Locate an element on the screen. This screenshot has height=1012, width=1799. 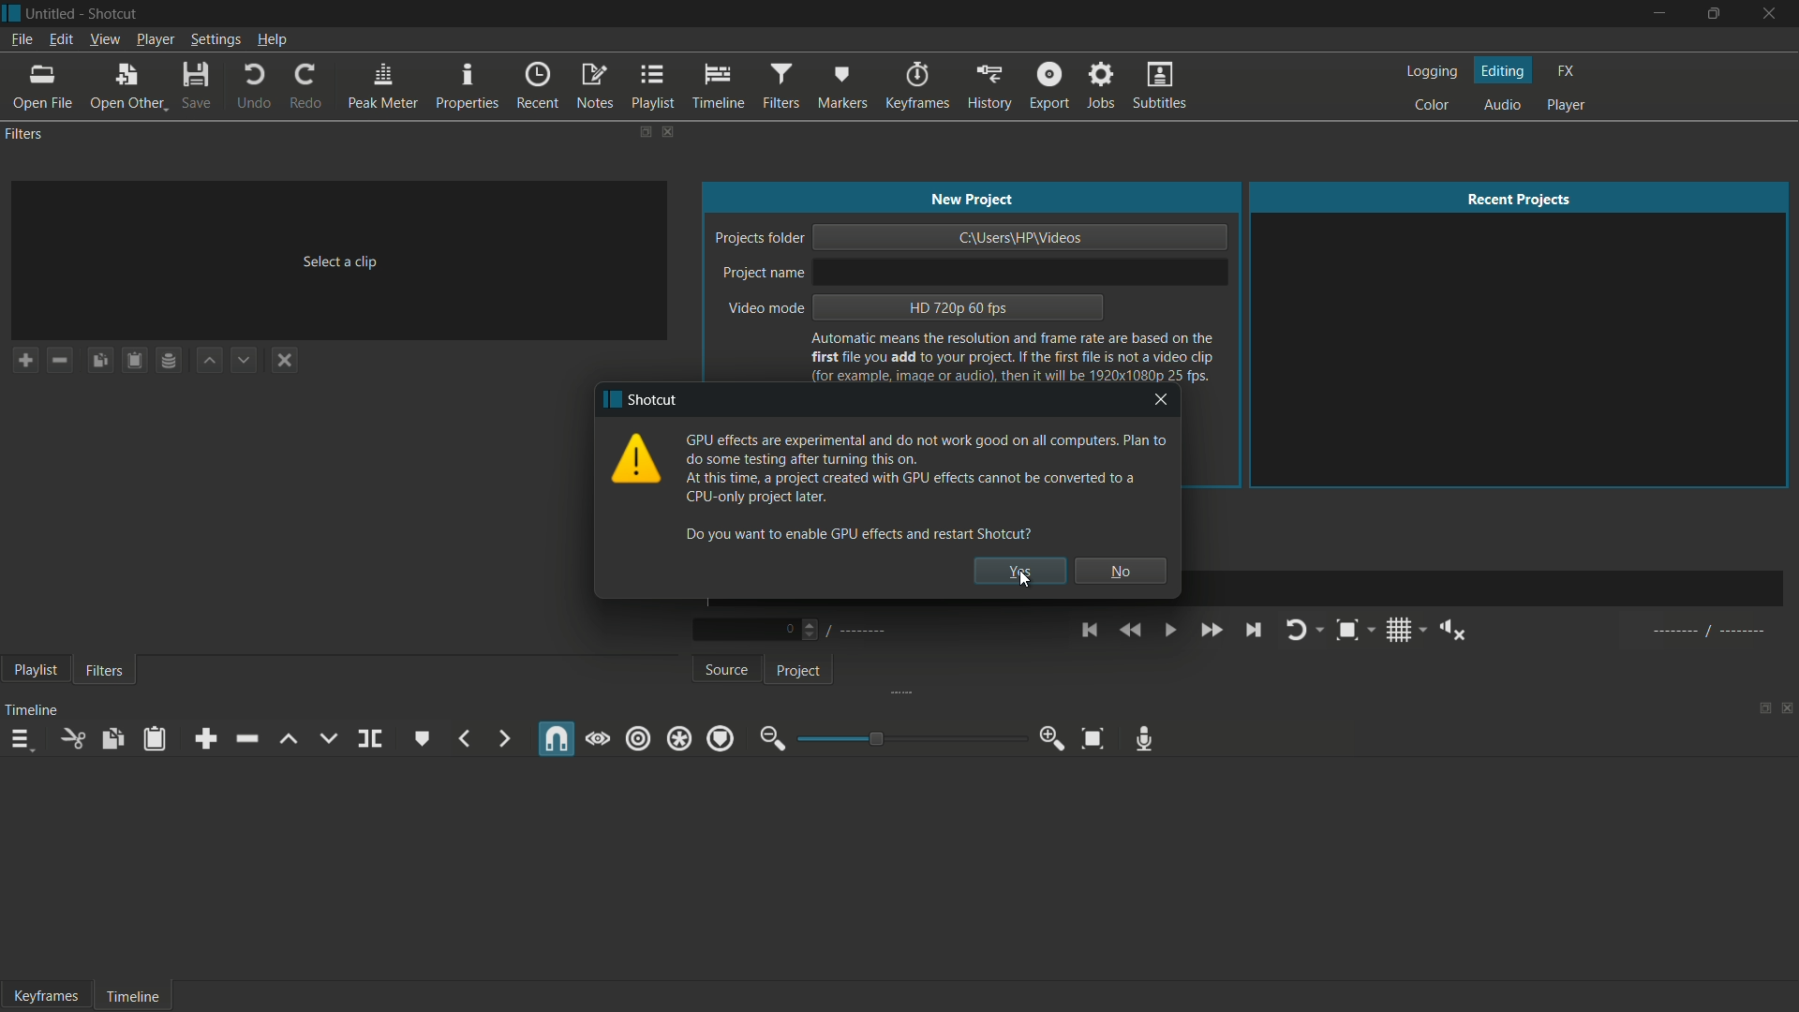
subtitles is located at coordinates (1159, 84).